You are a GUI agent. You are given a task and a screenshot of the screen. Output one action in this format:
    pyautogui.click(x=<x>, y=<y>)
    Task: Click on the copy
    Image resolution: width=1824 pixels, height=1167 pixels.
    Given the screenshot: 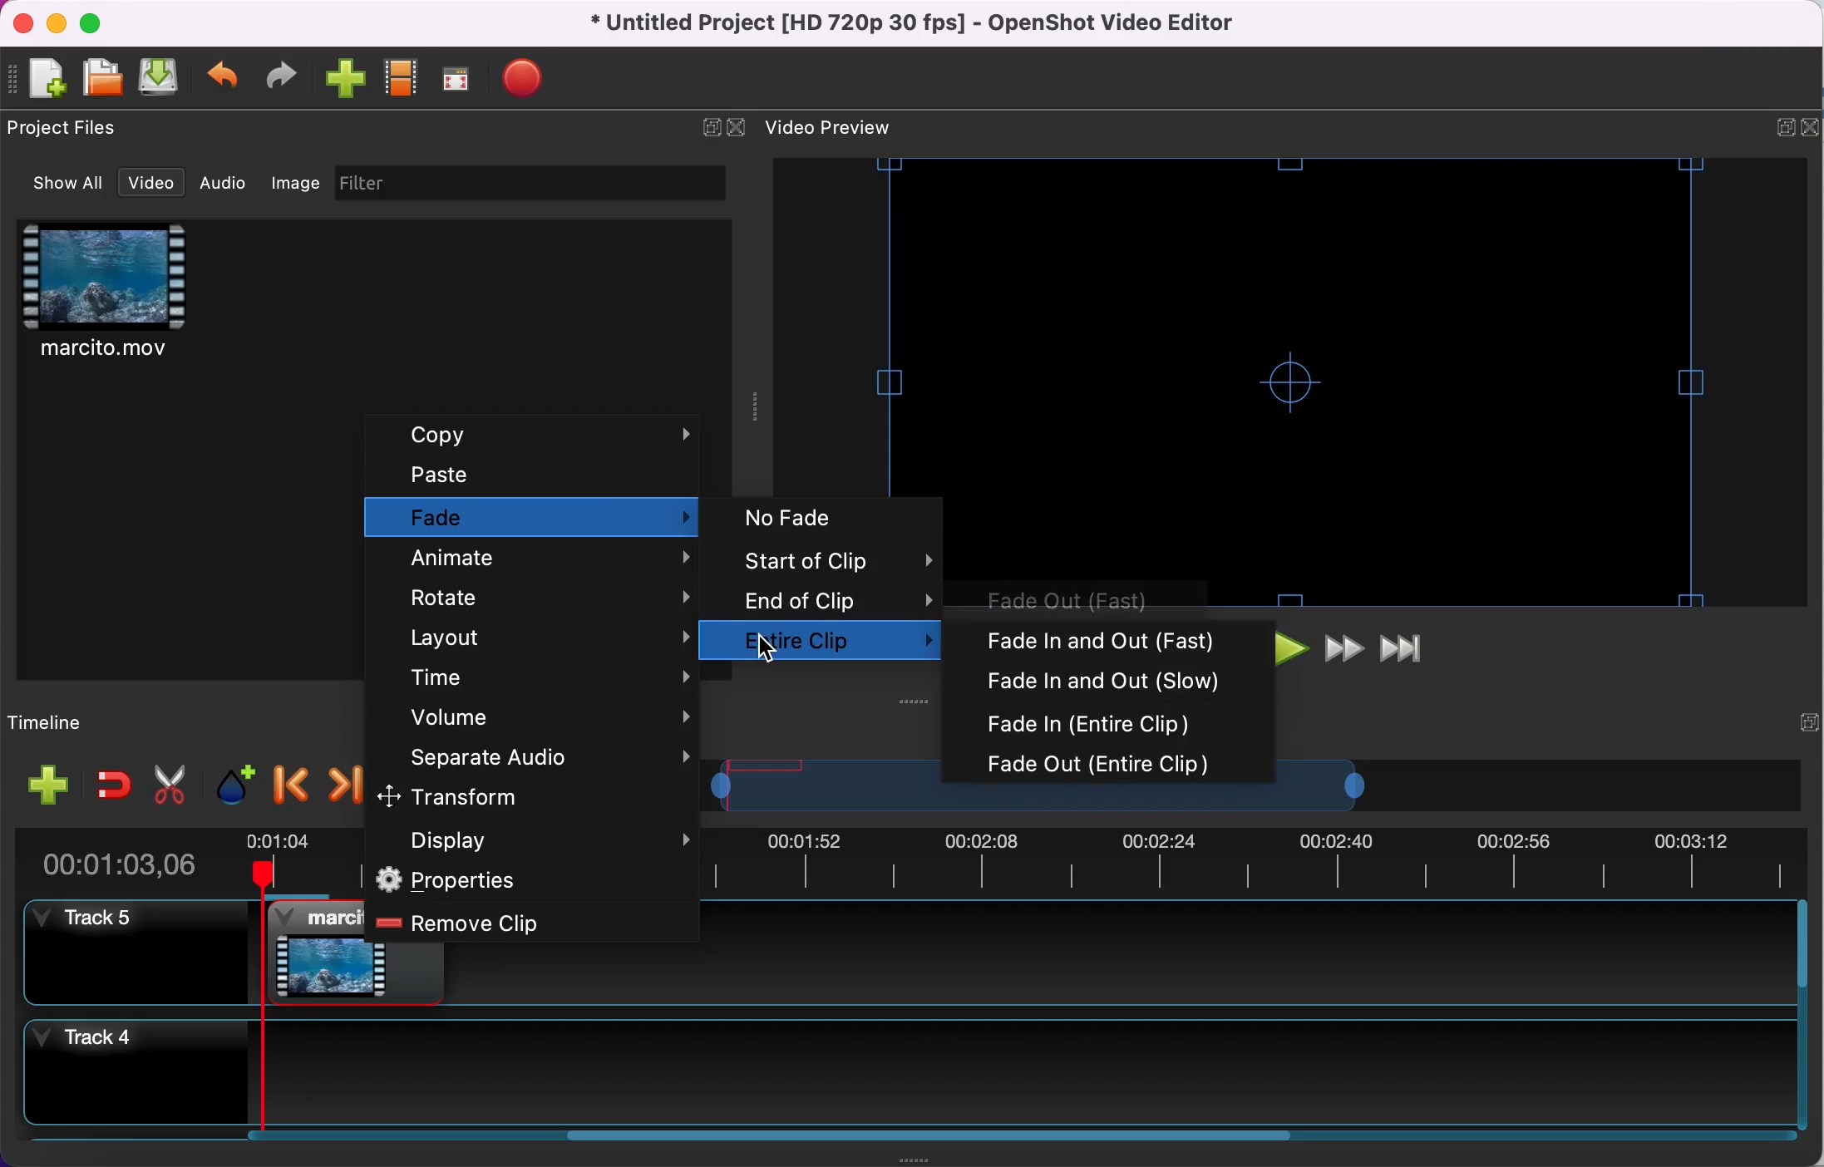 What is the action you would take?
    pyautogui.click(x=543, y=434)
    